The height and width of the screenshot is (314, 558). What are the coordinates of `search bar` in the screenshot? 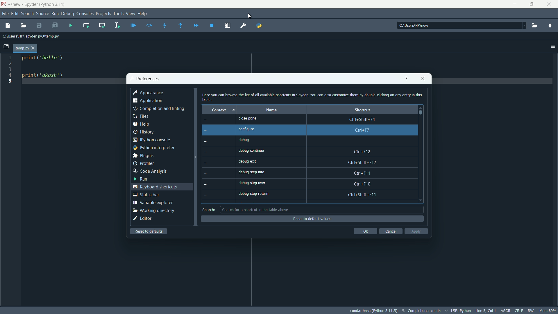 It's located at (322, 209).